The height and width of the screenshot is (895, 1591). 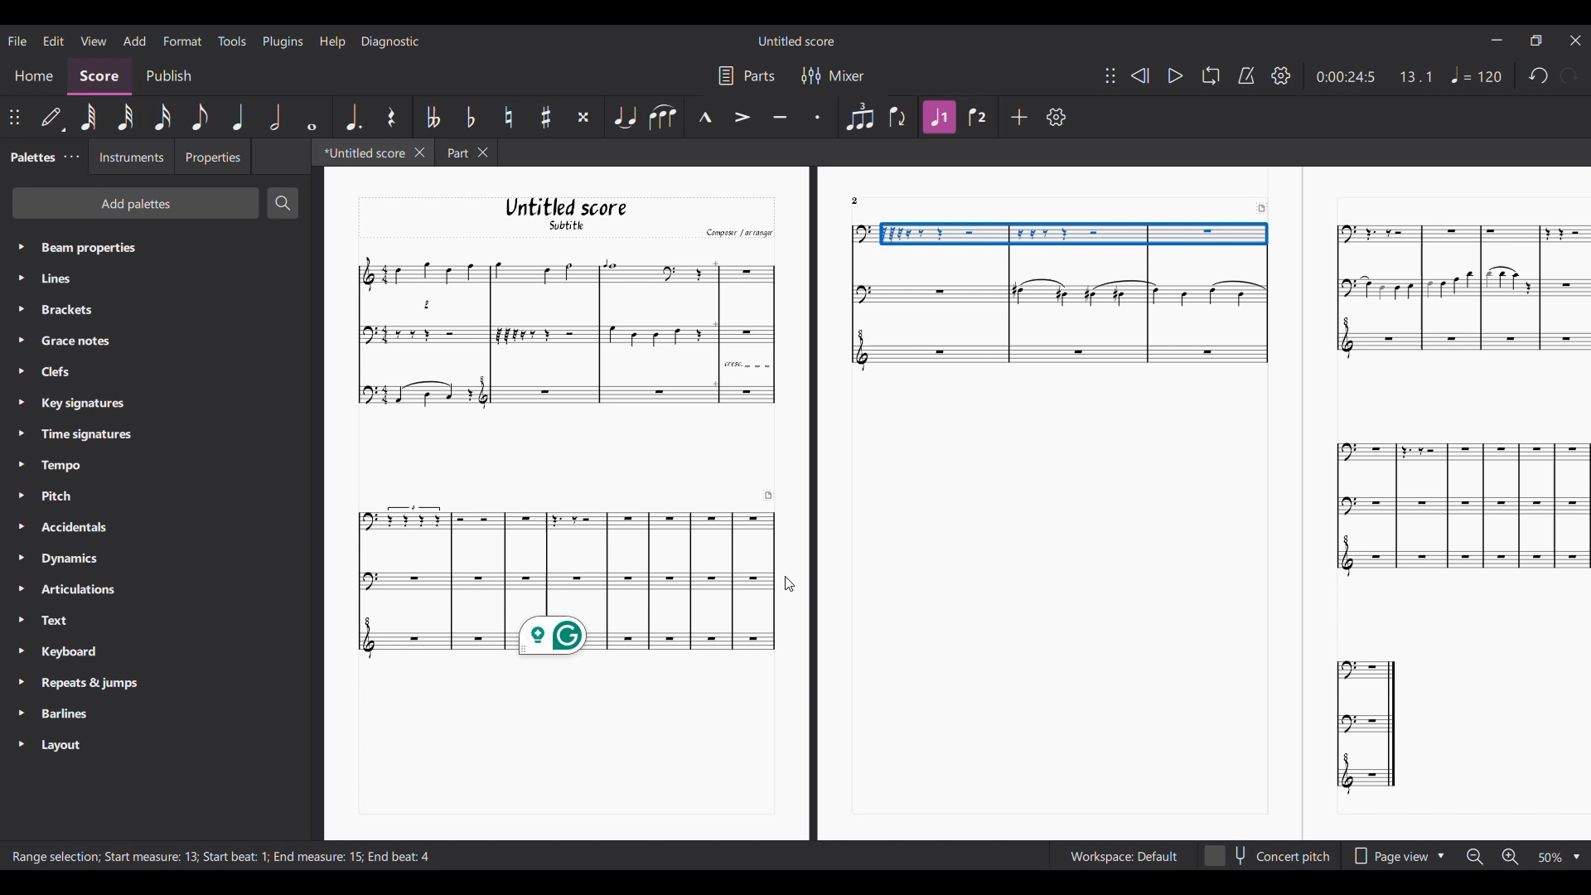 What do you see at coordinates (162, 117) in the screenshot?
I see `16th note` at bounding box center [162, 117].